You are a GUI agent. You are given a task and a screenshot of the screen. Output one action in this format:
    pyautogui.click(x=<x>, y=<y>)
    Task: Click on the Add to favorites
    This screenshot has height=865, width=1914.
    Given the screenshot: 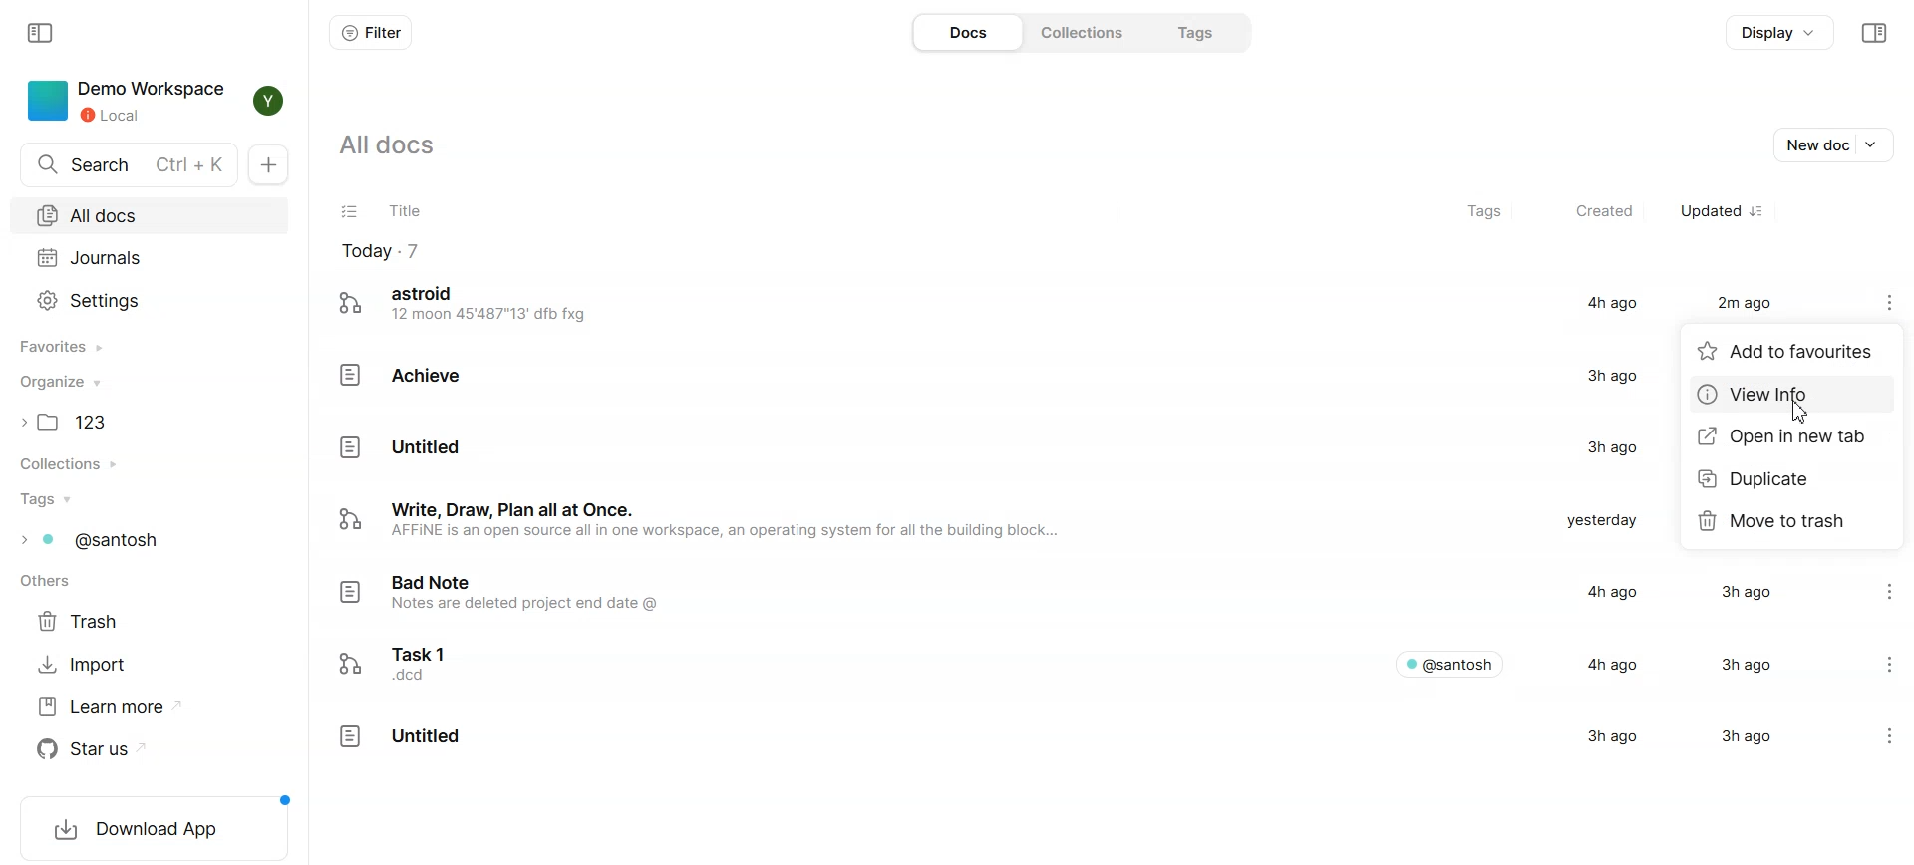 What is the action you would take?
    pyautogui.click(x=1792, y=354)
    